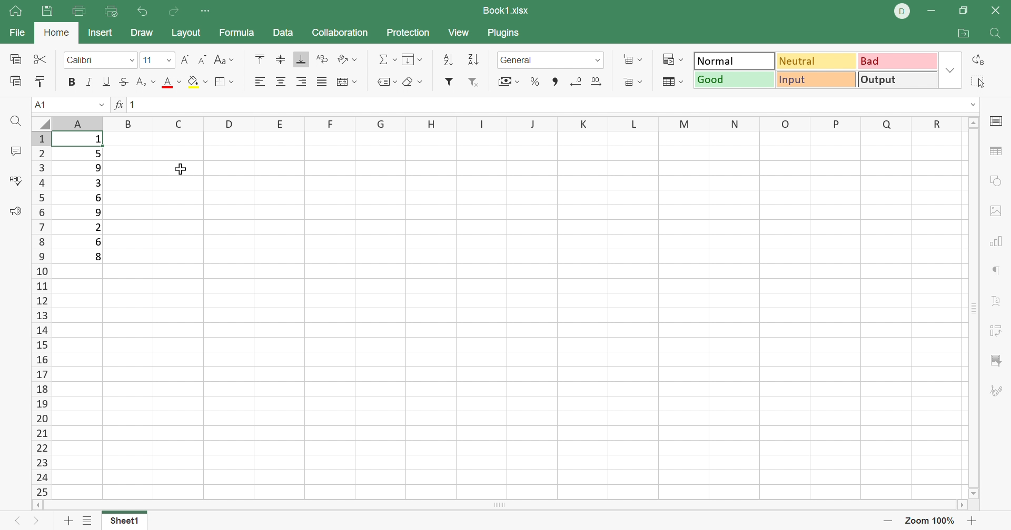  Describe the element at coordinates (534, 81) in the screenshot. I see `Percent style` at that location.